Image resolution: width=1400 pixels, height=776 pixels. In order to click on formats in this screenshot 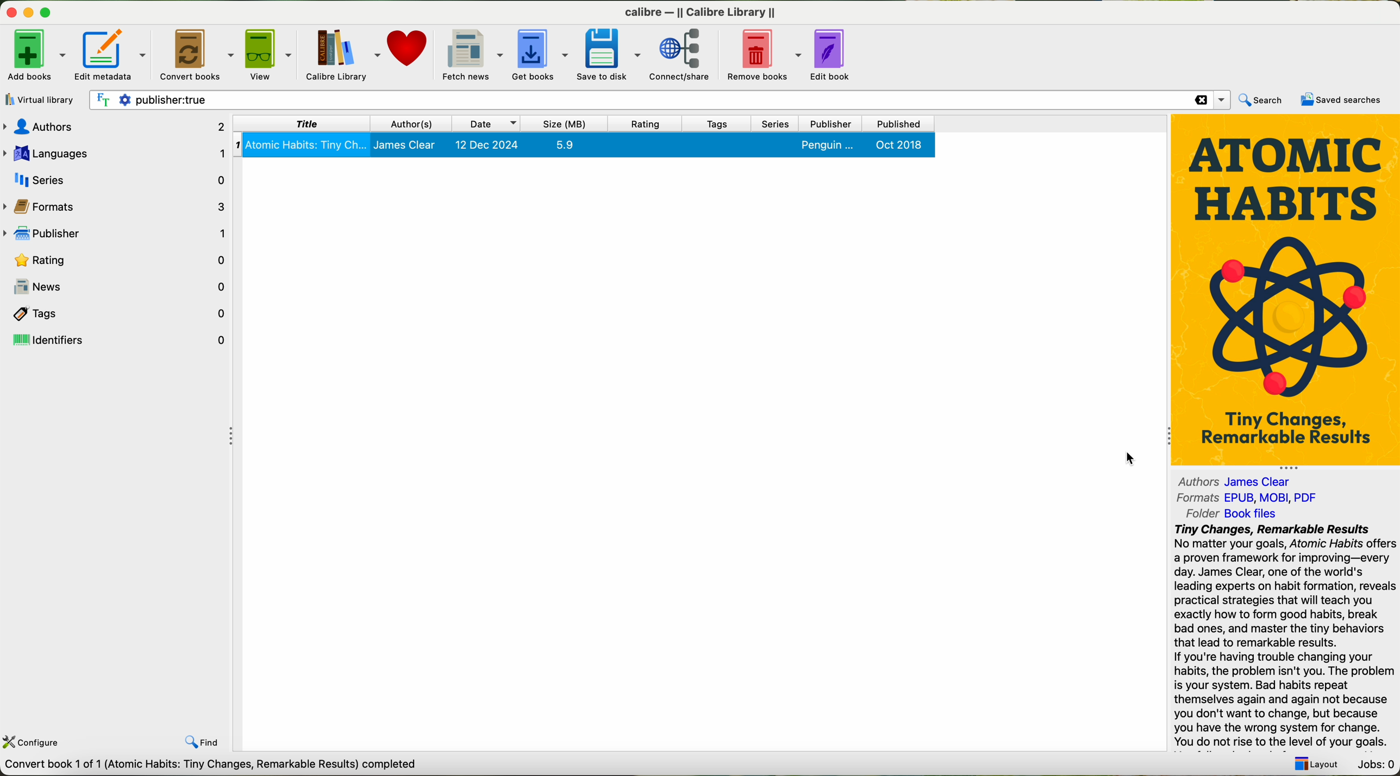, I will do `click(1248, 499)`.